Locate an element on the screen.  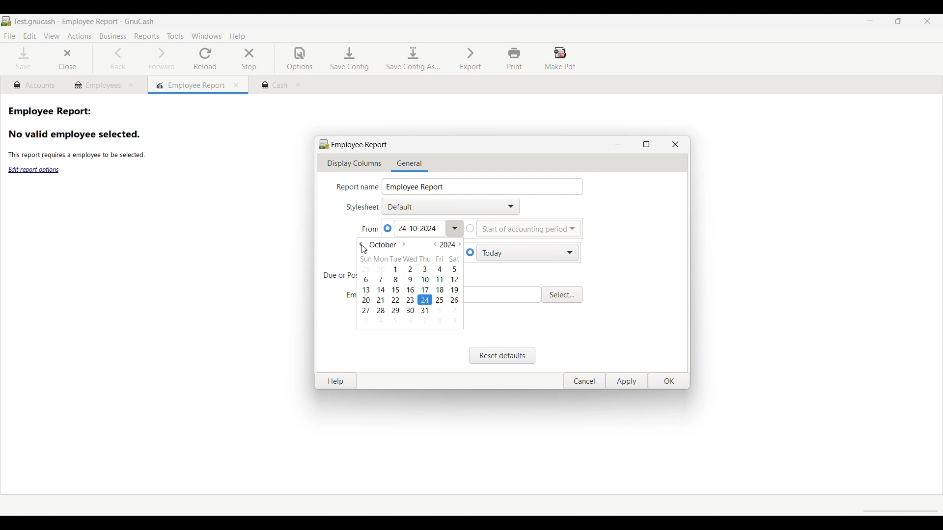
Calendar set to current date is located at coordinates (425, 299).